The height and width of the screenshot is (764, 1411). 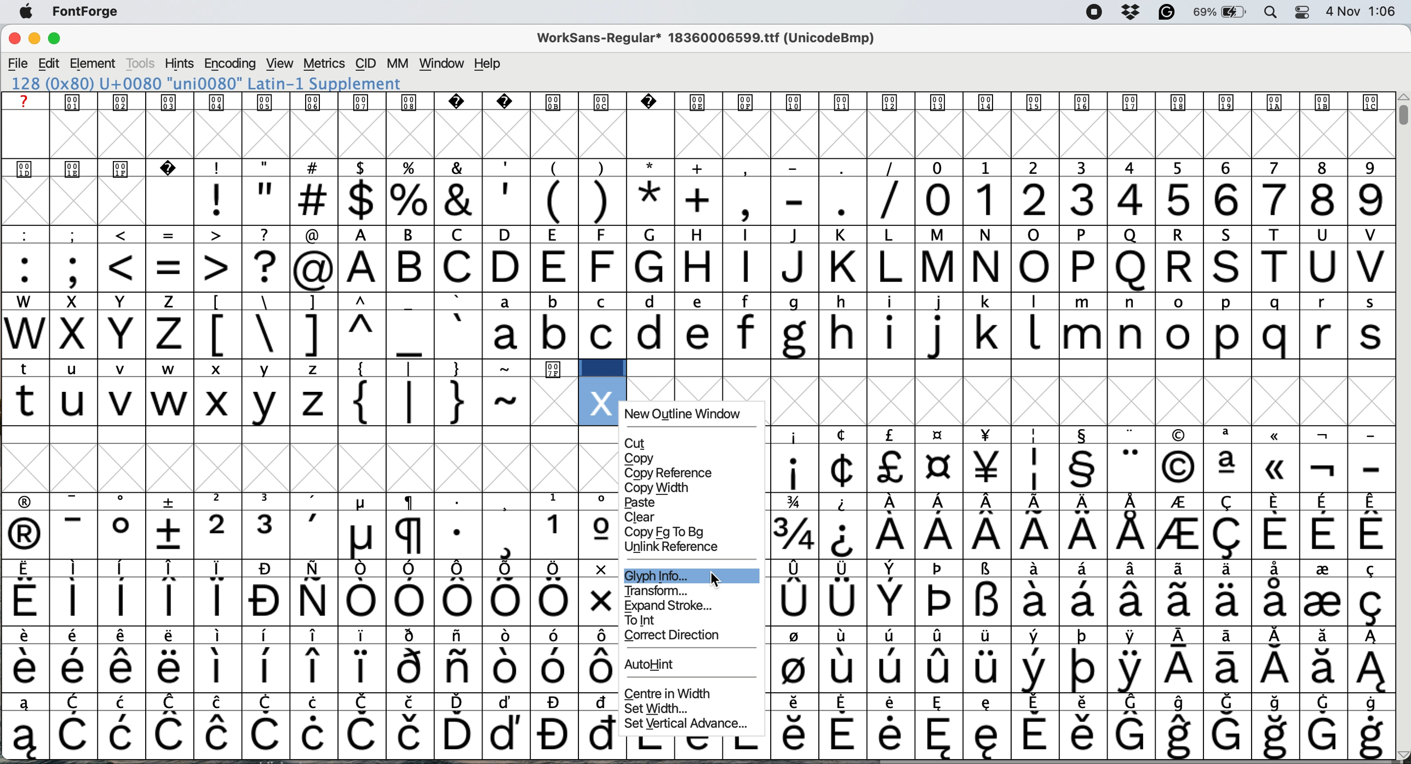 I want to click on fontforge, so click(x=90, y=14).